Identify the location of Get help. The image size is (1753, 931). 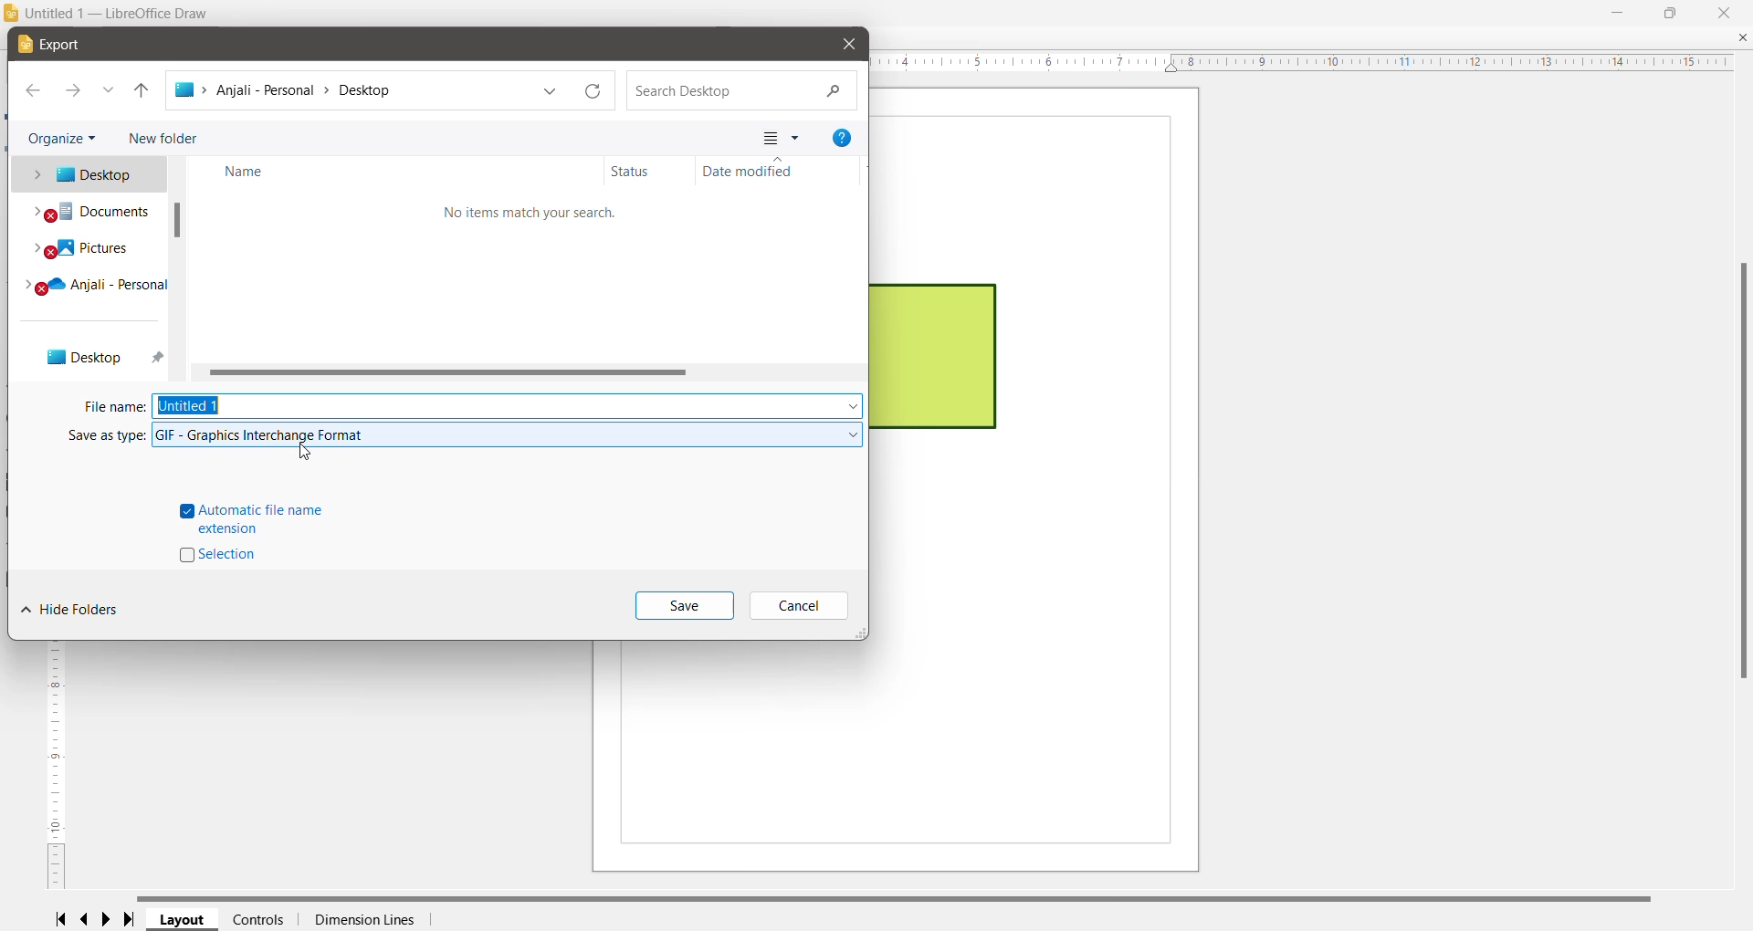
(842, 138).